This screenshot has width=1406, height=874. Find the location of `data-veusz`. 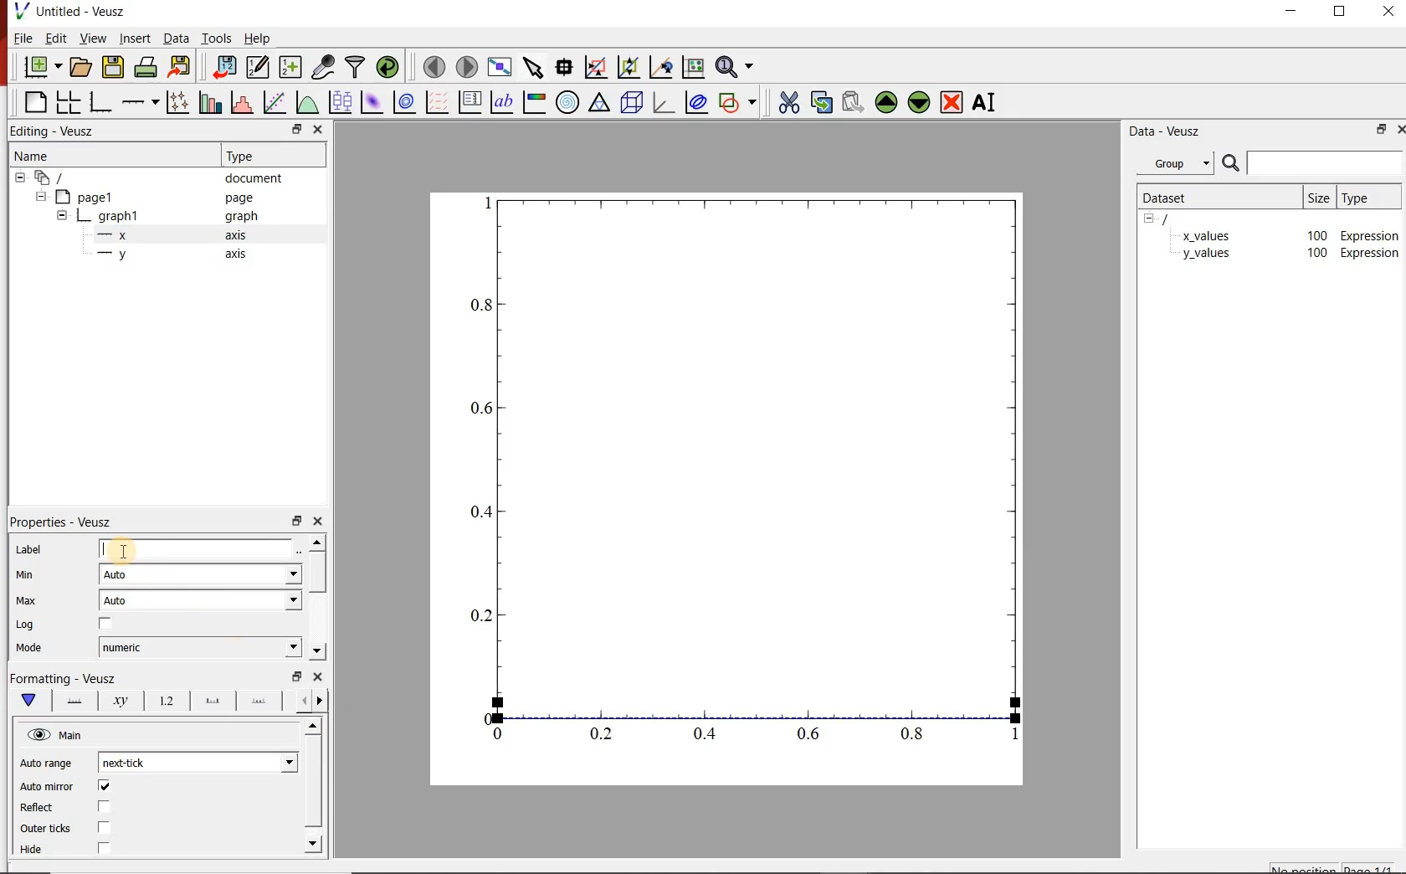

data-veusz is located at coordinates (1166, 133).